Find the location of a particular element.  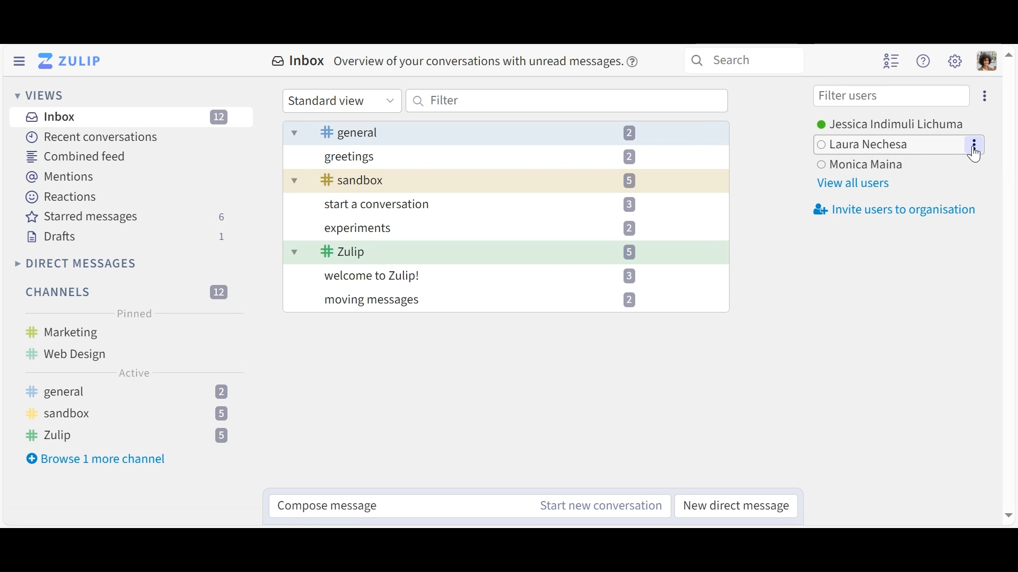

welcome to Zulip! is located at coordinates (482, 276).